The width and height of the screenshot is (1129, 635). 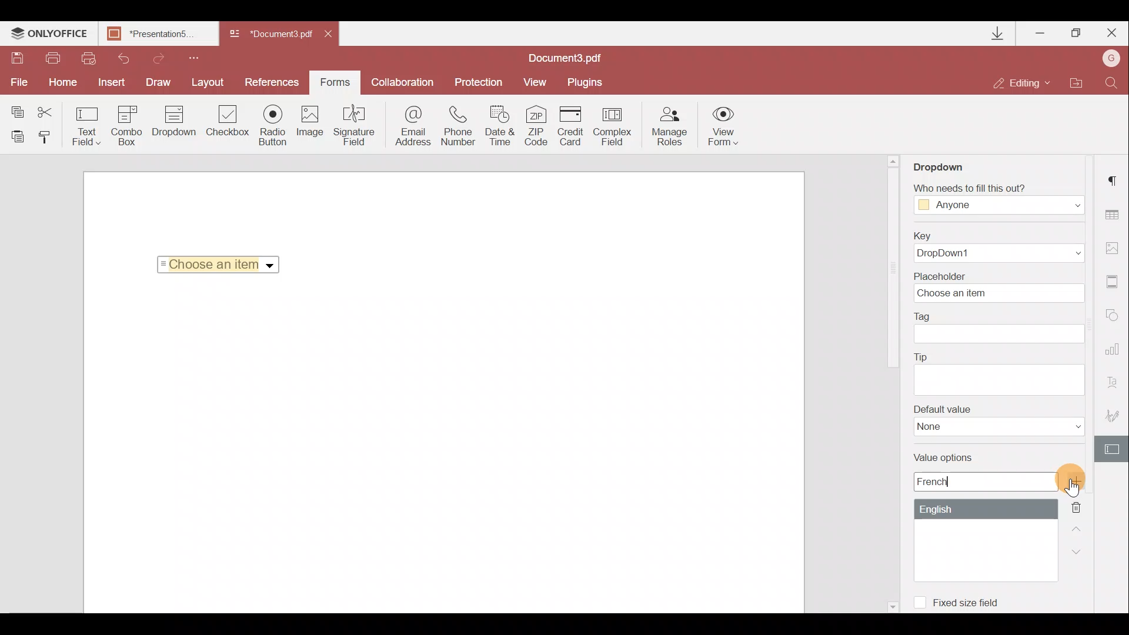 I want to click on Down, so click(x=1080, y=551).